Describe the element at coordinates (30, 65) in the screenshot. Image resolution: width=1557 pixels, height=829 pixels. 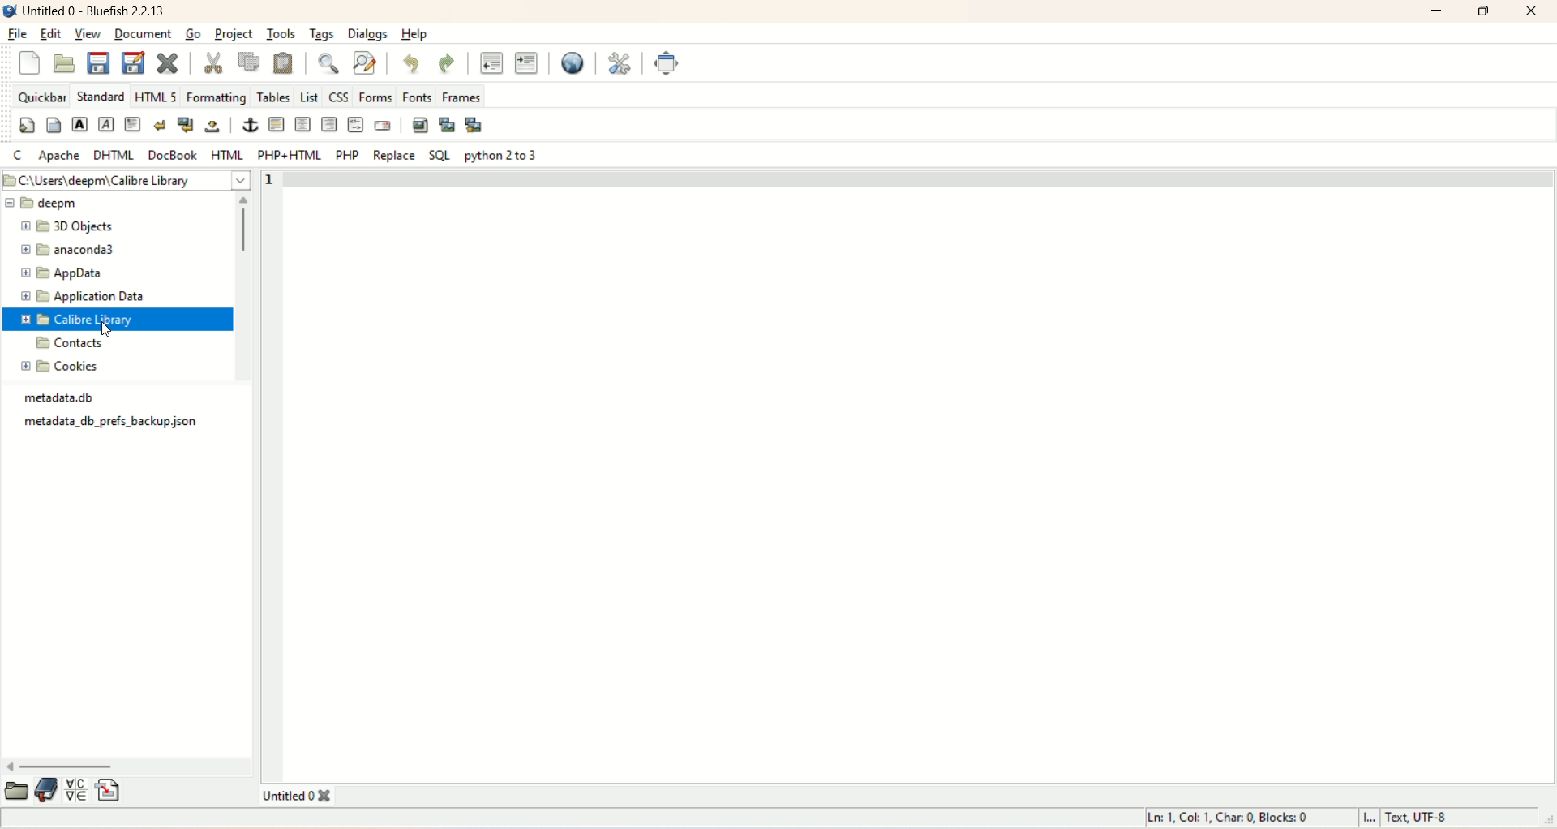
I see `new` at that location.